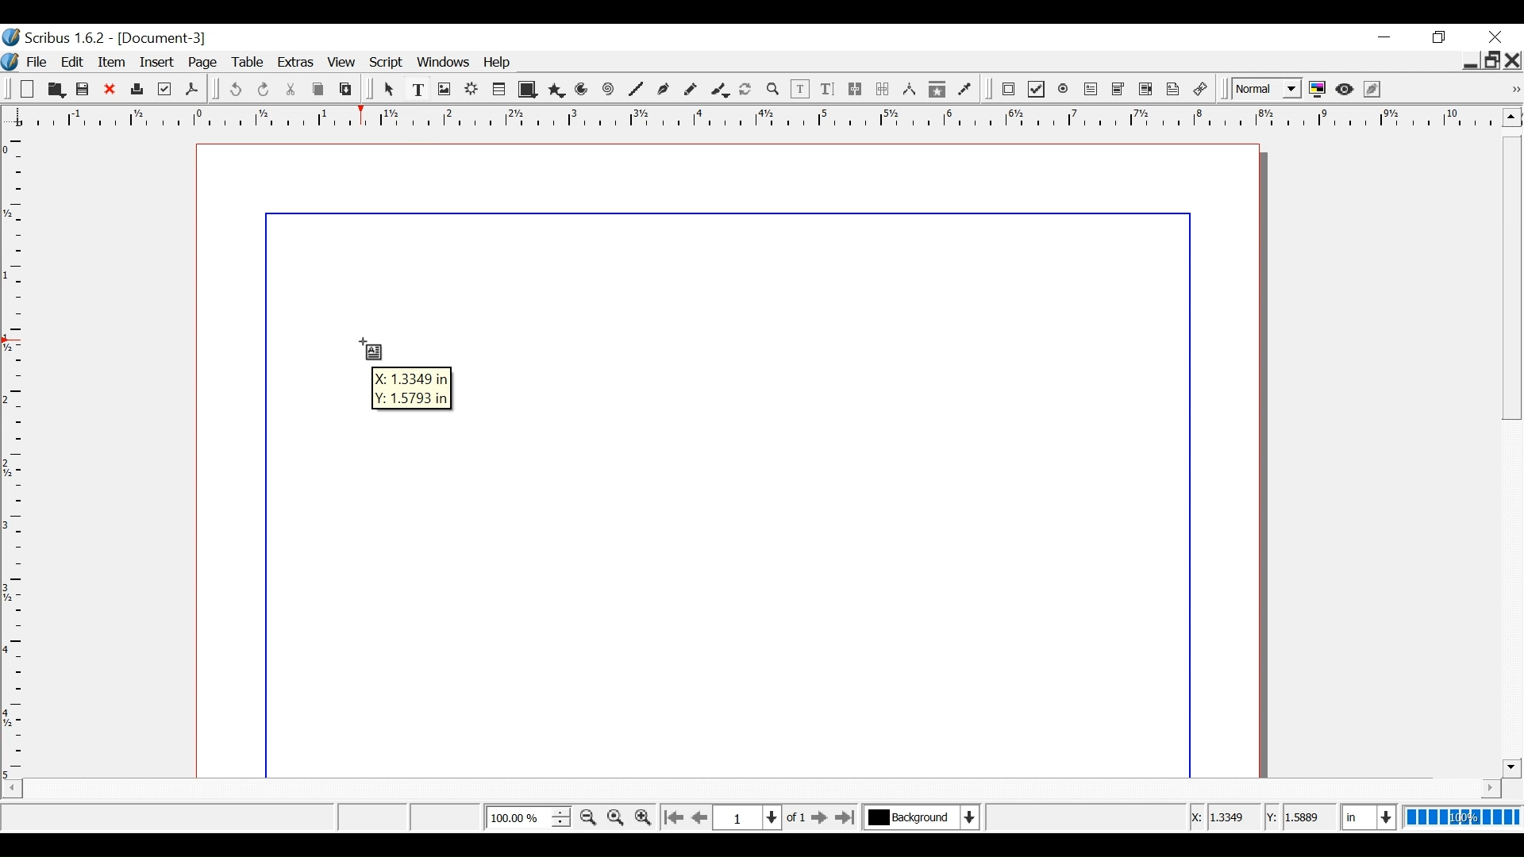 The width and height of the screenshot is (1524, 857). I want to click on PDF Checkbox, so click(1037, 90).